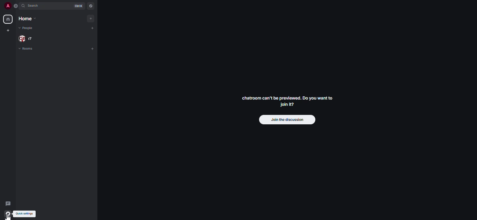  Describe the element at coordinates (25, 214) in the screenshot. I see `quick settings` at that location.